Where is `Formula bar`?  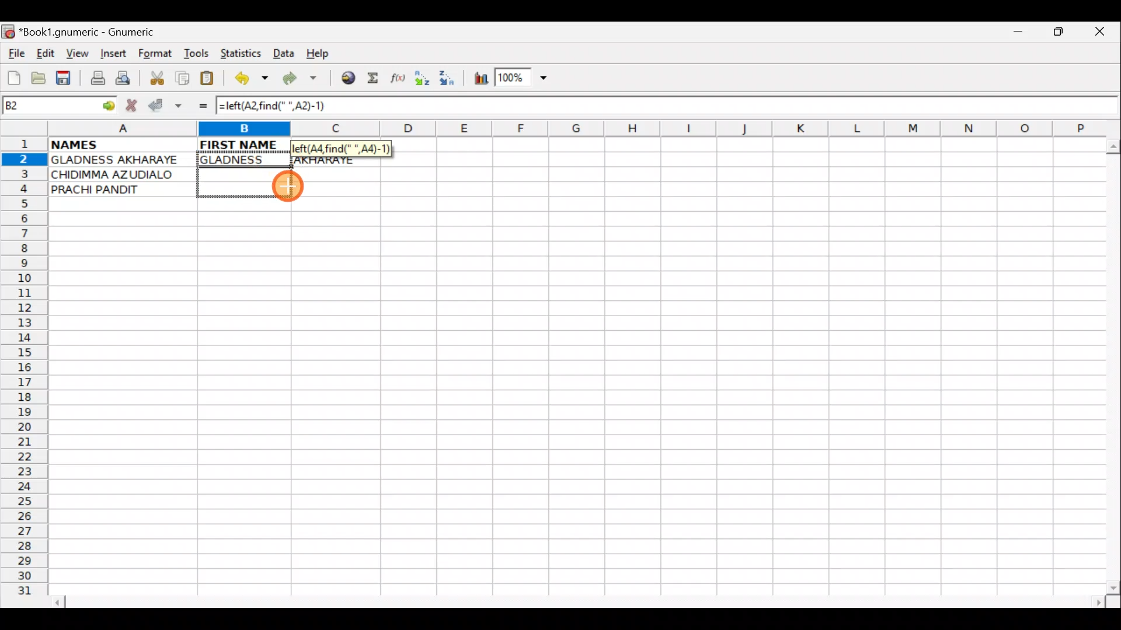 Formula bar is located at coordinates (733, 109).